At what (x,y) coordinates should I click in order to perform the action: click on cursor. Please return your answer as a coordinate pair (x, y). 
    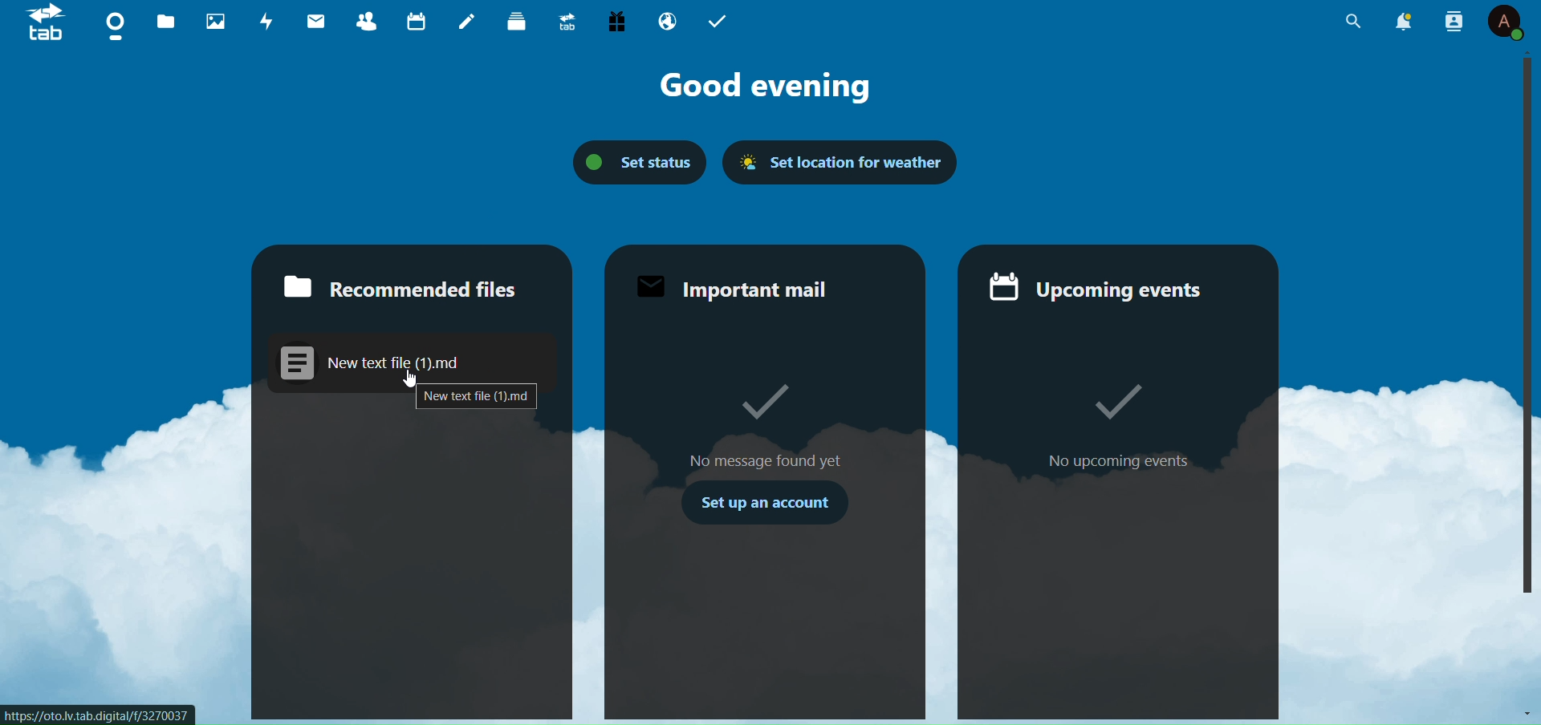
    Looking at the image, I should click on (412, 379).